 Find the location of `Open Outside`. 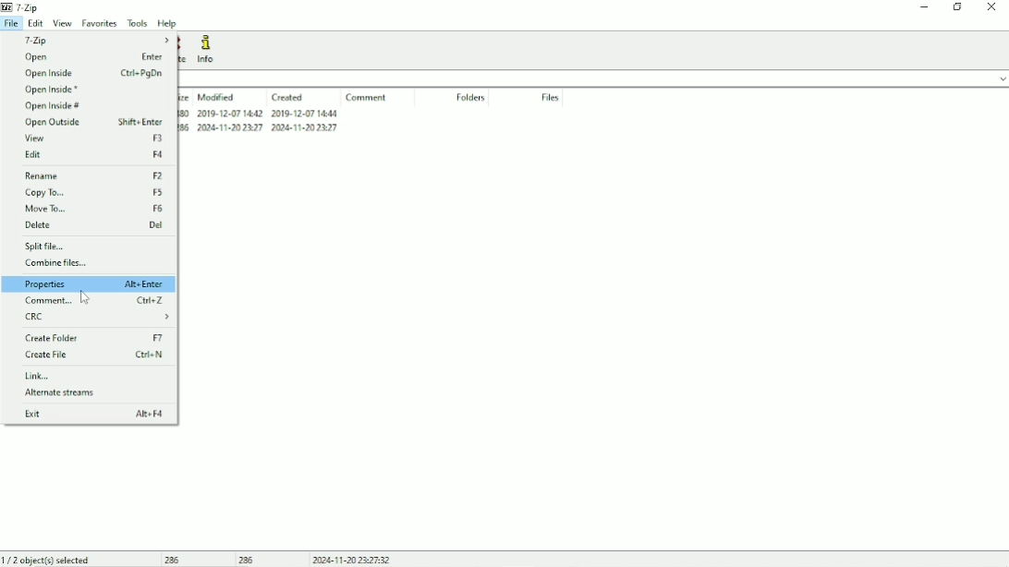

Open Outside is located at coordinates (93, 123).